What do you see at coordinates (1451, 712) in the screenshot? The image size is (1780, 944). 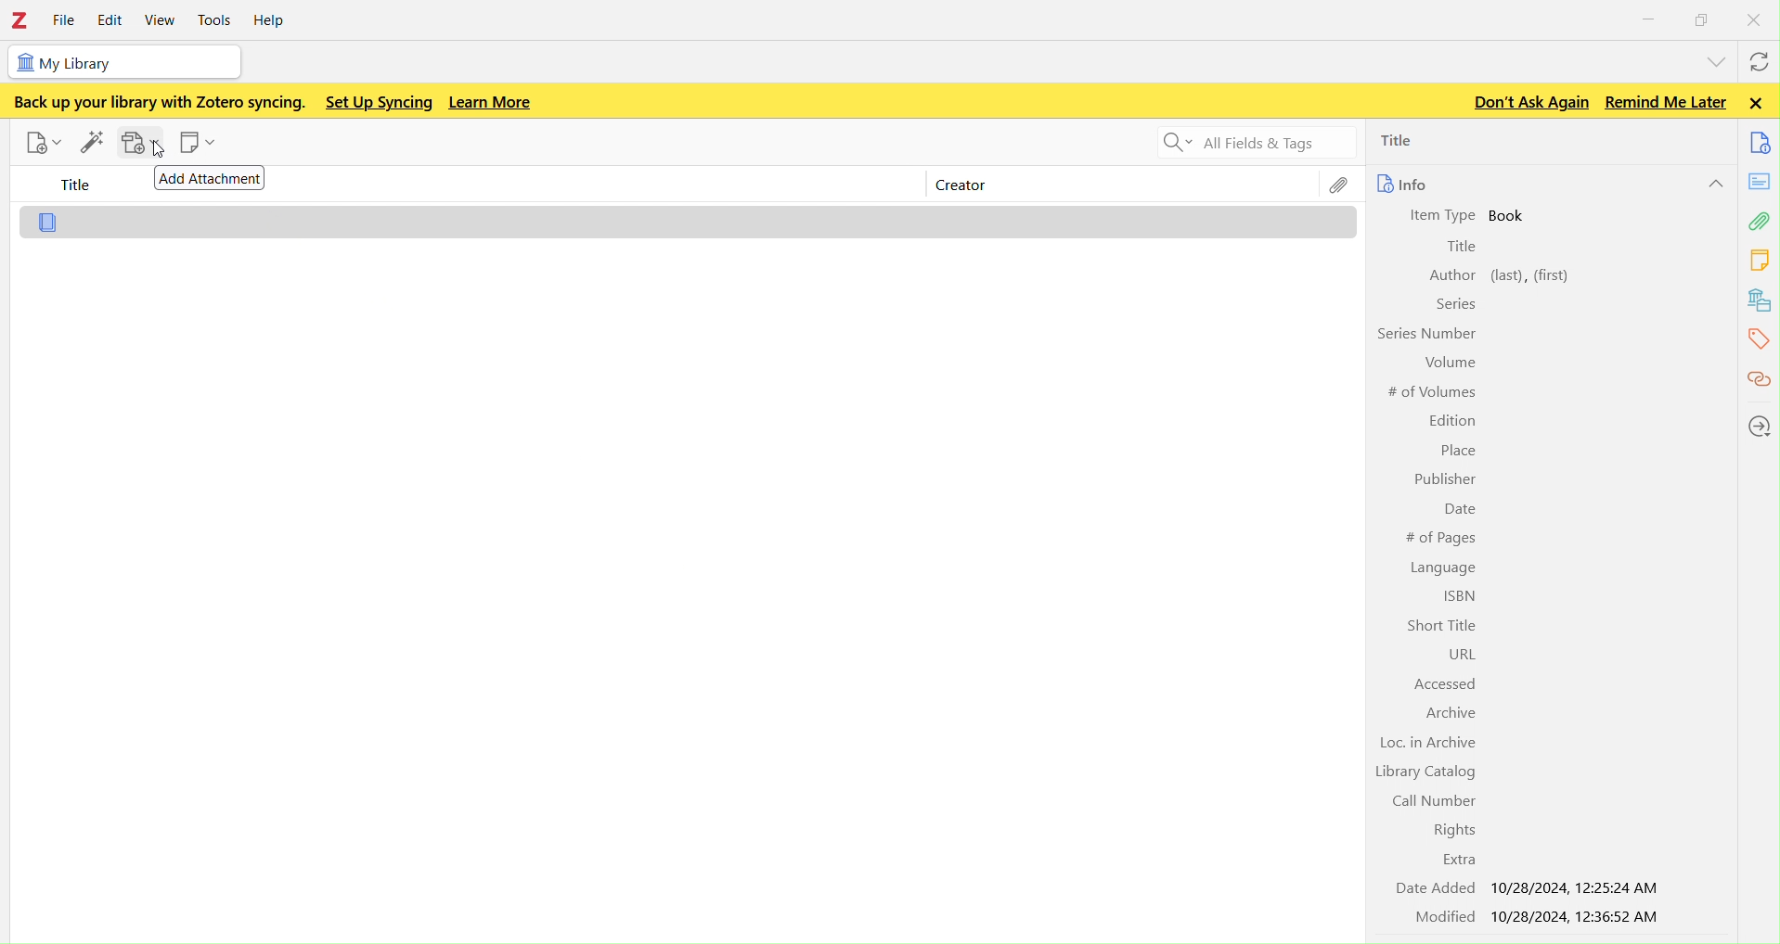 I see `Archive` at bounding box center [1451, 712].